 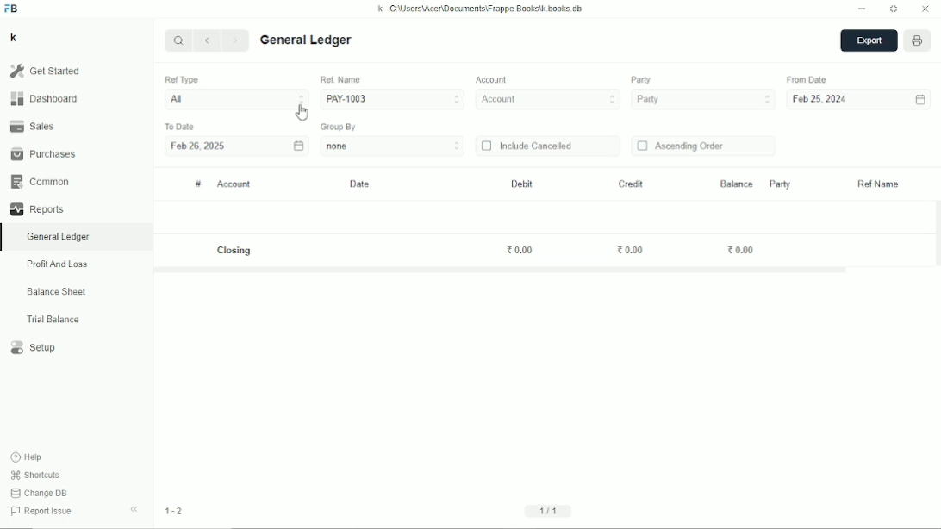 I want to click on Common, so click(x=40, y=182).